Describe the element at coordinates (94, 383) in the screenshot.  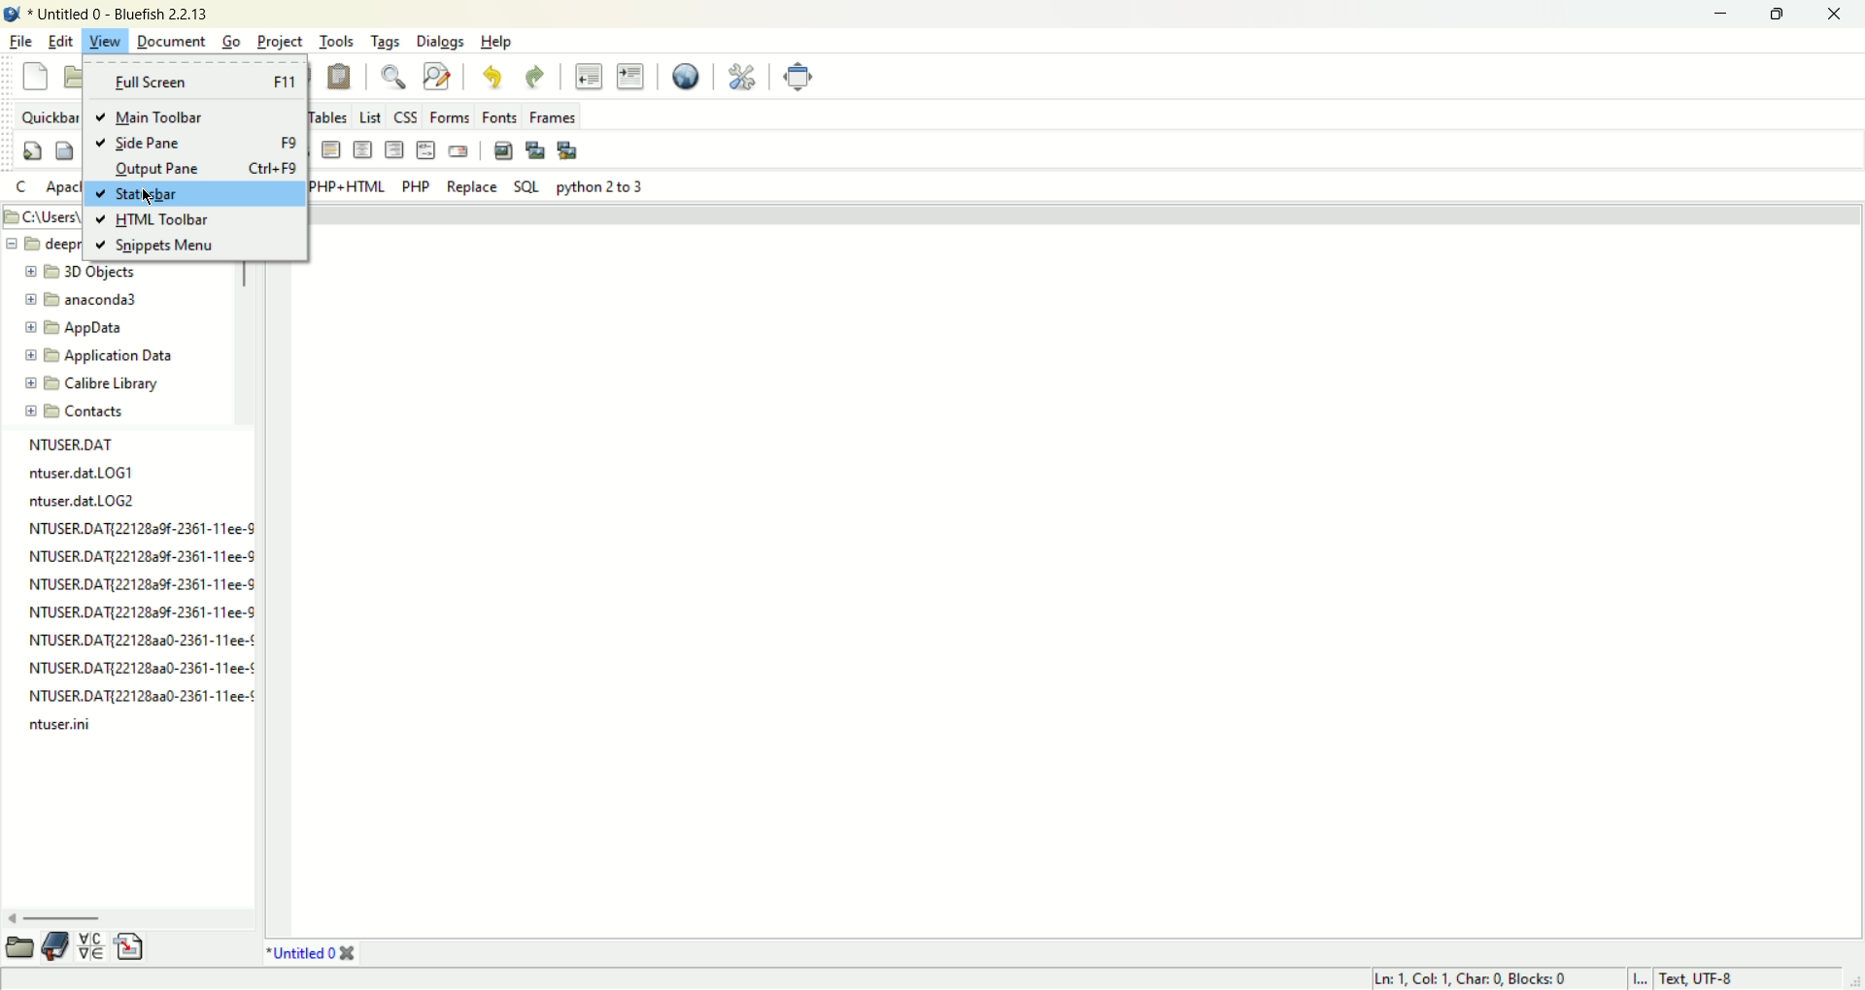
I see `Calibre  Library` at that location.